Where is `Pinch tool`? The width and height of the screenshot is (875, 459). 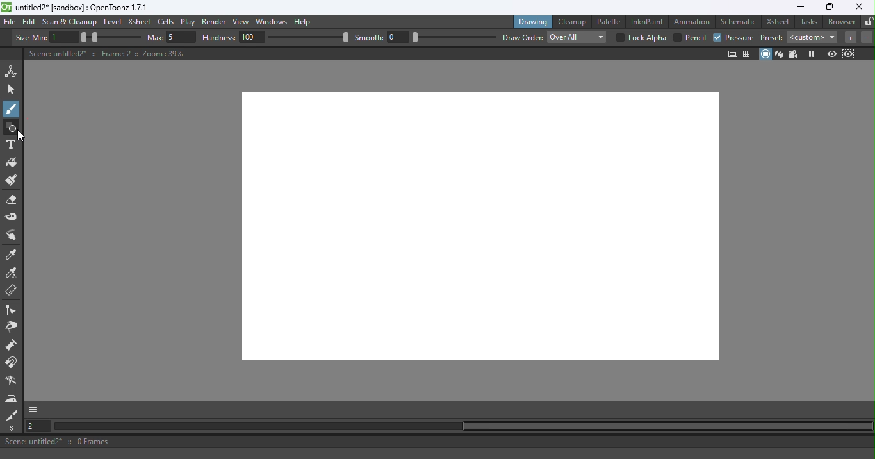 Pinch tool is located at coordinates (11, 329).